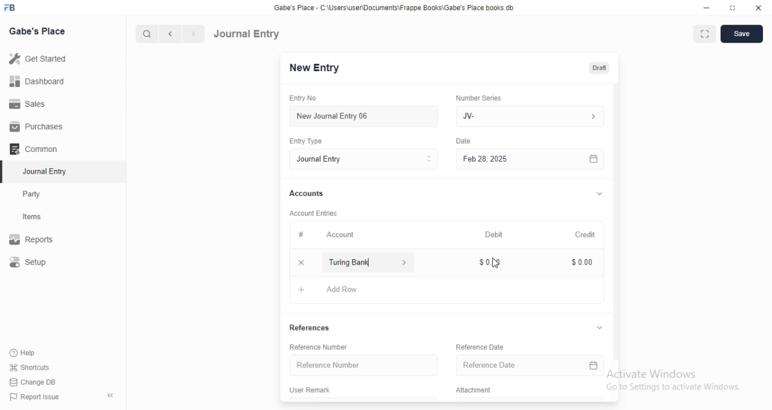 The image size is (772, 410). What do you see at coordinates (247, 33) in the screenshot?
I see `Journal Entry` at bounding box center [247, 33].